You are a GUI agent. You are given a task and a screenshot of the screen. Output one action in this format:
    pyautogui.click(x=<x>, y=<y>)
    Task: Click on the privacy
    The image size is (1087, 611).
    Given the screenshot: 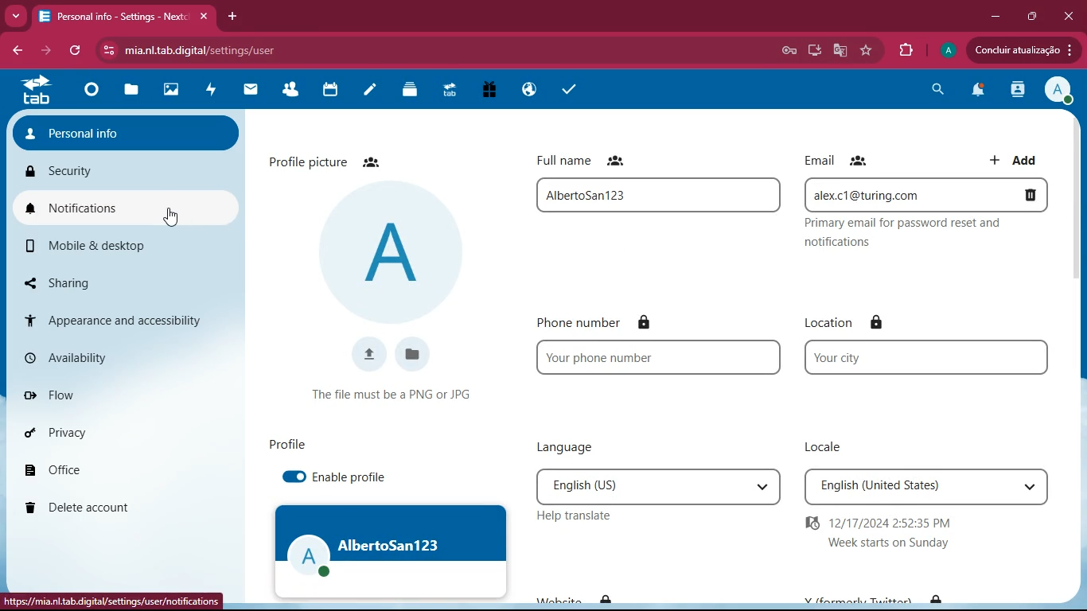 What is the action you would take?
    pyautogui.click(x=109, y=430)
    